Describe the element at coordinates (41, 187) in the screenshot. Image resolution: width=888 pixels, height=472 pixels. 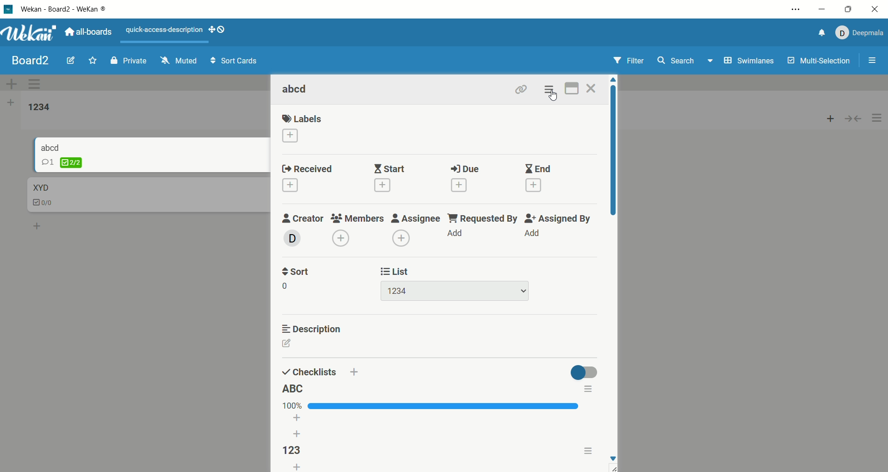
I see `card title` at that location.